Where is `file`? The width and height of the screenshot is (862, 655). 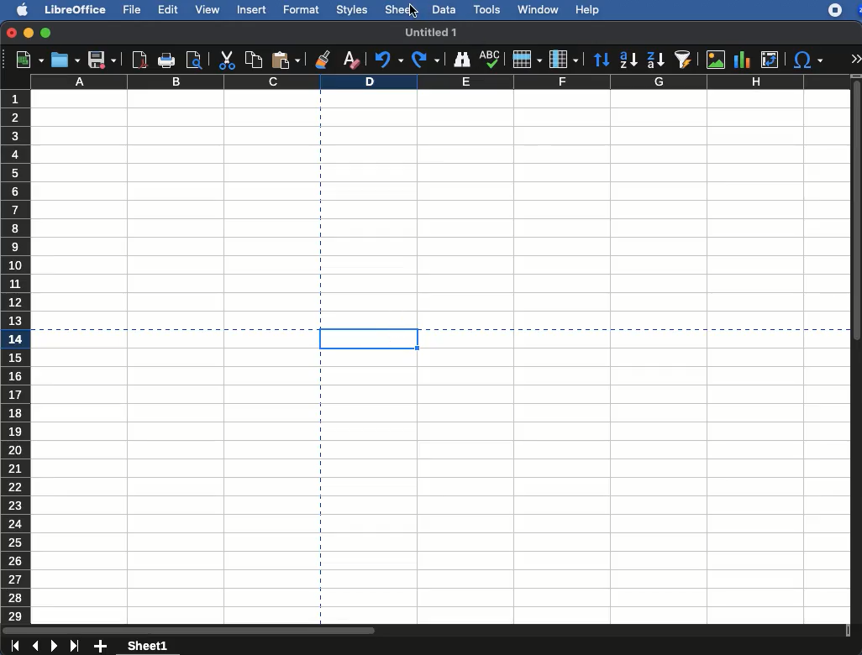 file is located at coordinates (130, 9).